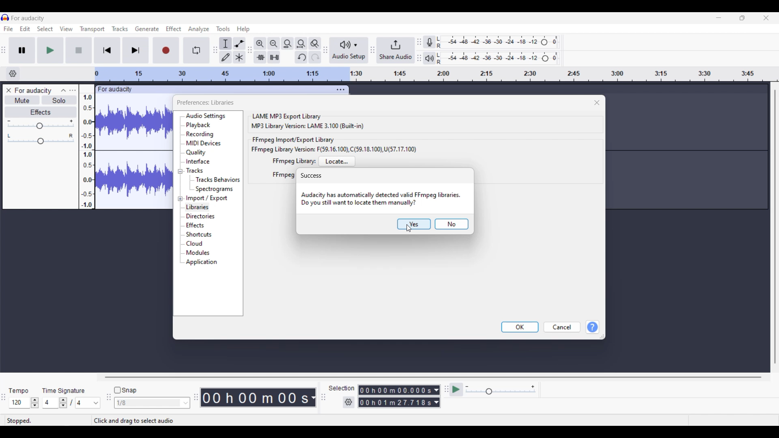  What do you see at coordinates (349, 50) in the screenshot?
I see `Audio setup` at bounding box center [349, 50].